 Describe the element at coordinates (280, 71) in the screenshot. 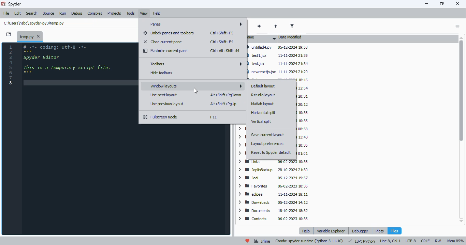

I see `newreactjs.jsx` at that location.